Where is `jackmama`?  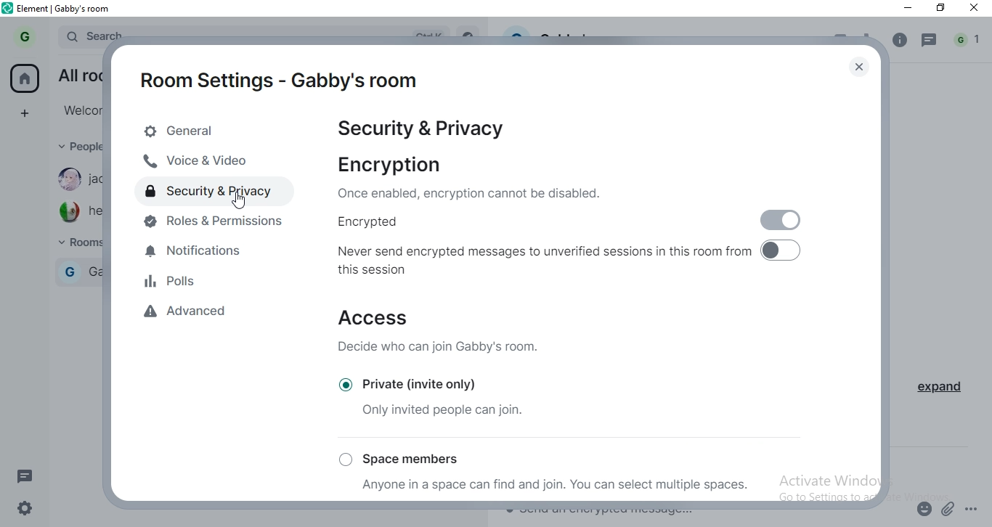 jackmama is located at coordinates (97, 179).